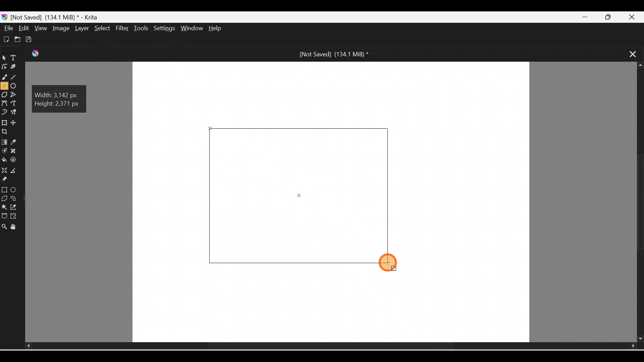 The width and height of the screenshot is (644, 362). Describe the element at coordinates (193, 29) in the screenshot. I see `Window` at that location.